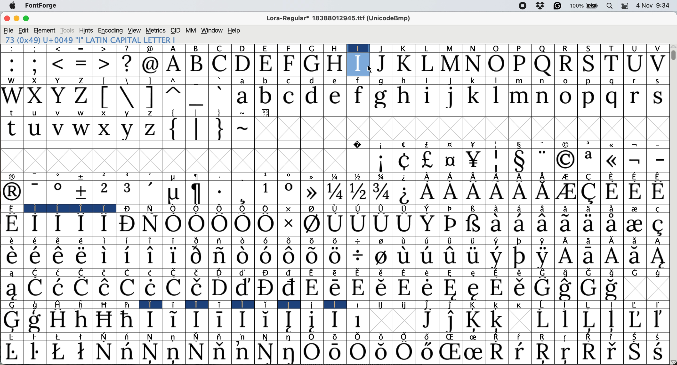 This screenshot has height=365, width=677. I want to click on ", so click(542, 160).